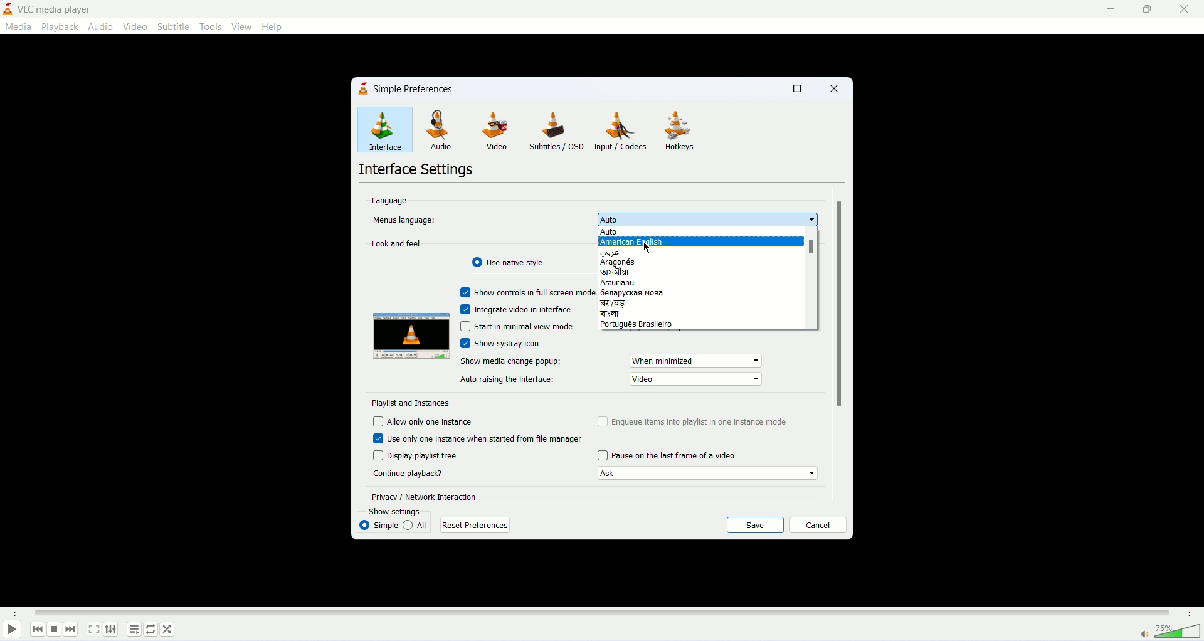  Describe the element at coordinates (1106, 8) in the screenshot. I see `minimize` at that location.